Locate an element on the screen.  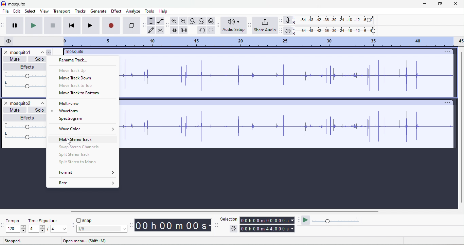
selection is located at coordinates (229, 219).